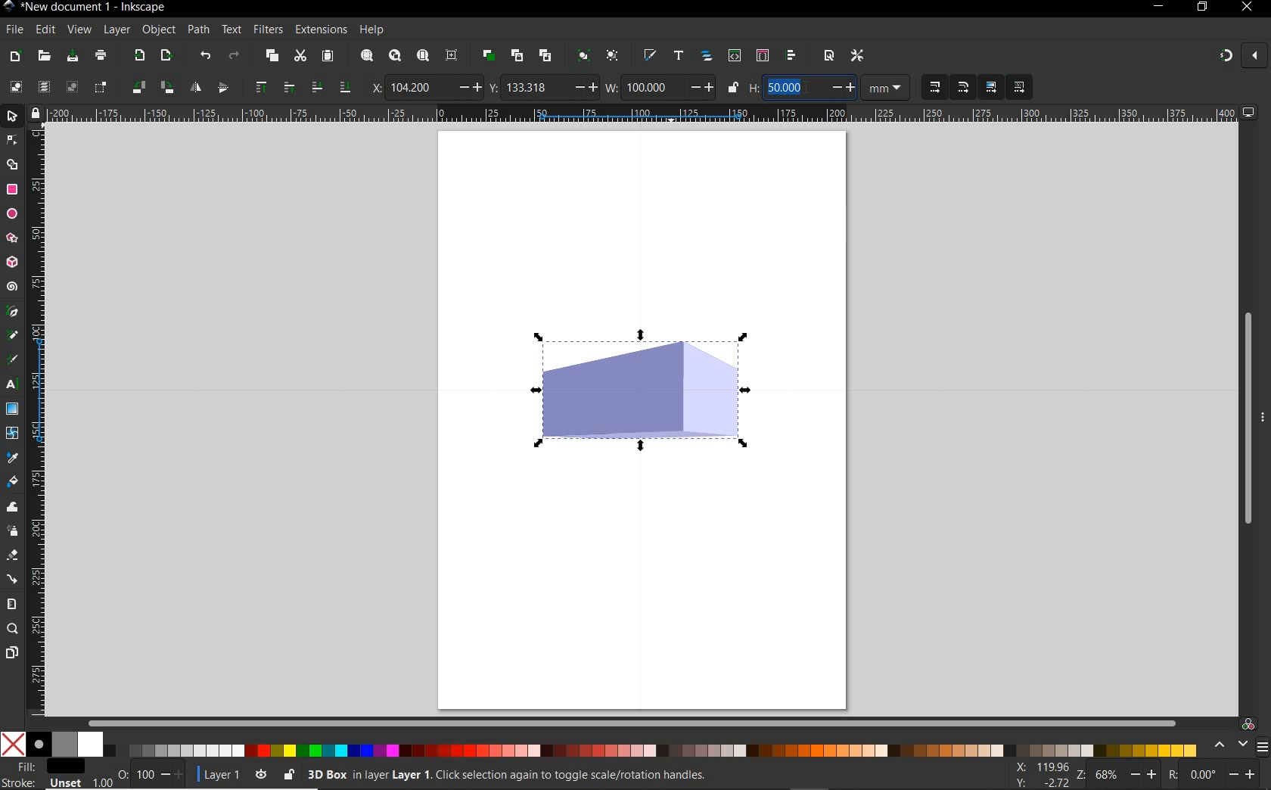 This screenshot has height=790, width=1271. Describe the element at coordinates (1170, 775) in the screenshot. I see `rotation` at that location.